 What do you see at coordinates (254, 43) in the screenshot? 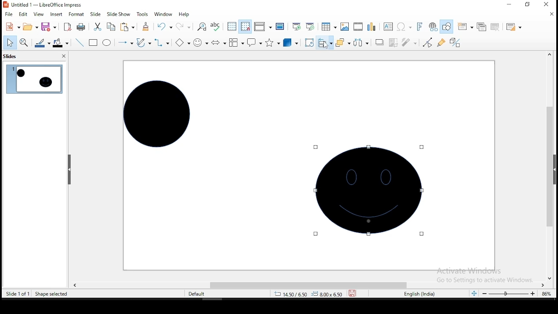
I see `callout shape` at bounding box center [254, 43].